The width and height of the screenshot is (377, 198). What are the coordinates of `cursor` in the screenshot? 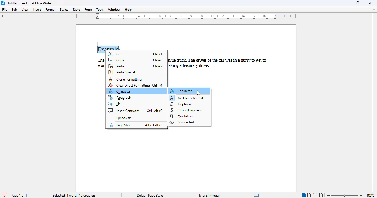 It's located at (198, 93).